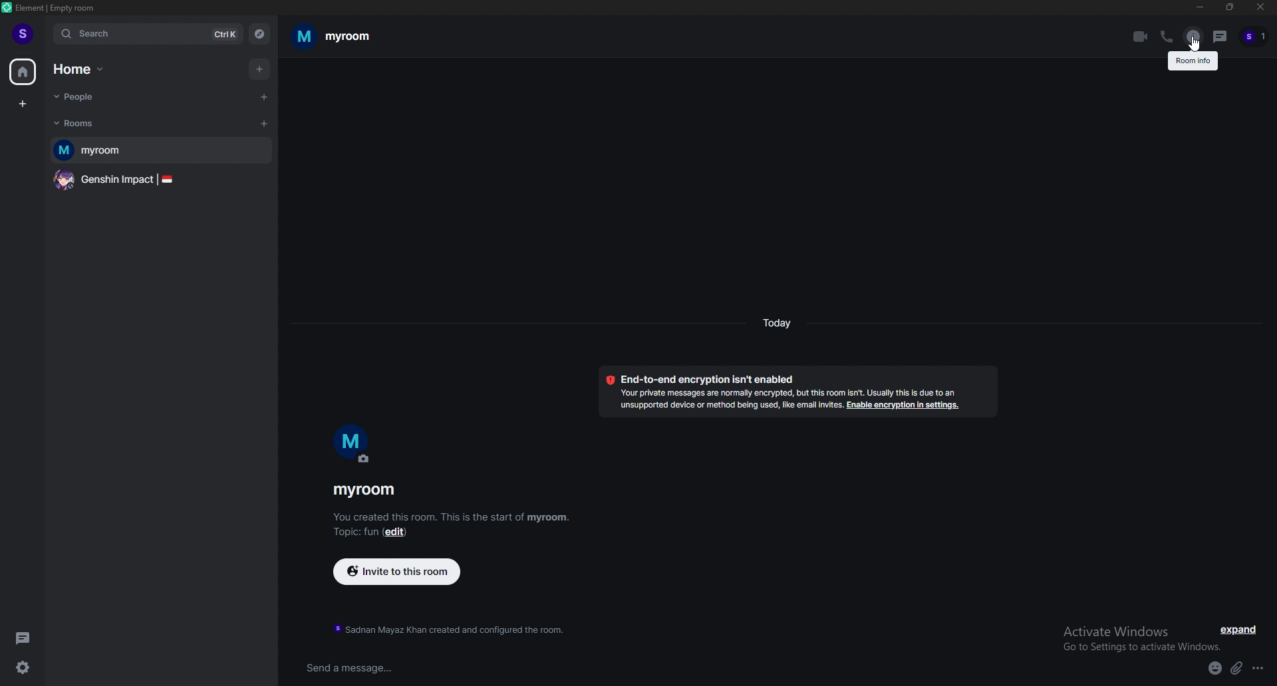 The image size is (1277, 686). Describe the element at coordinates (57, 7) in the screenshot. I see `element | empty room` at that location.